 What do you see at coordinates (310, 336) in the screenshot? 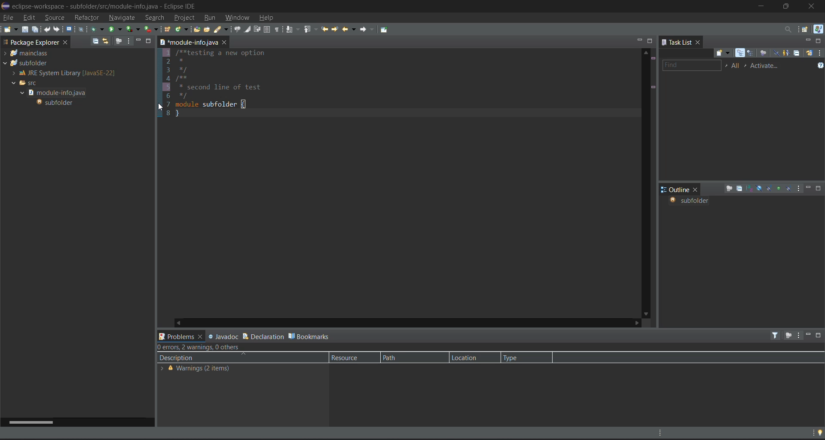
I see `bookmarks` at bounding box center [310, 336].